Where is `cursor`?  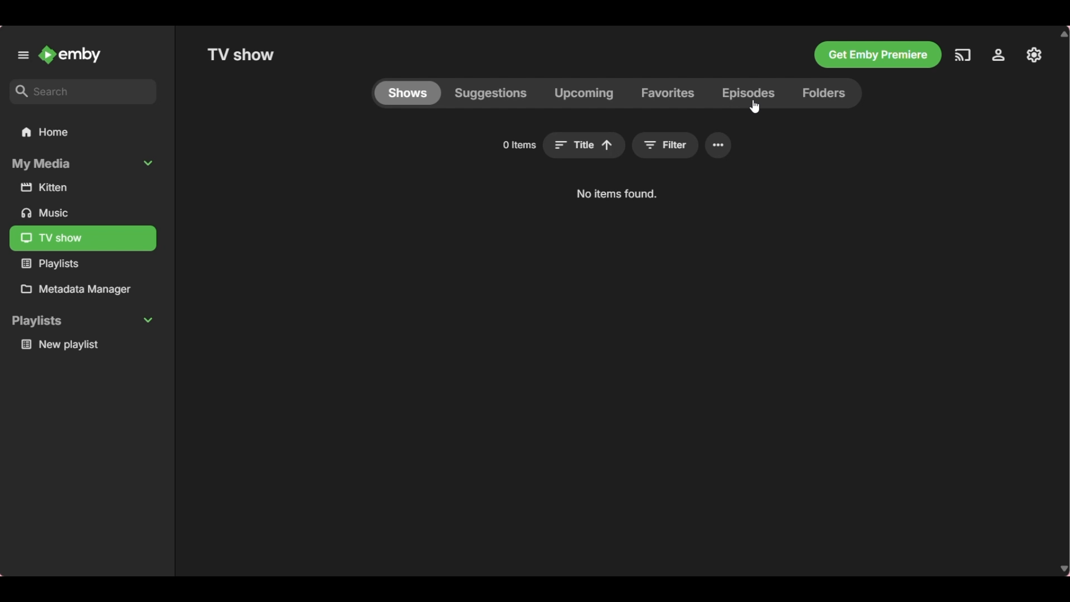 cursor is located at coordinates (757, 109).